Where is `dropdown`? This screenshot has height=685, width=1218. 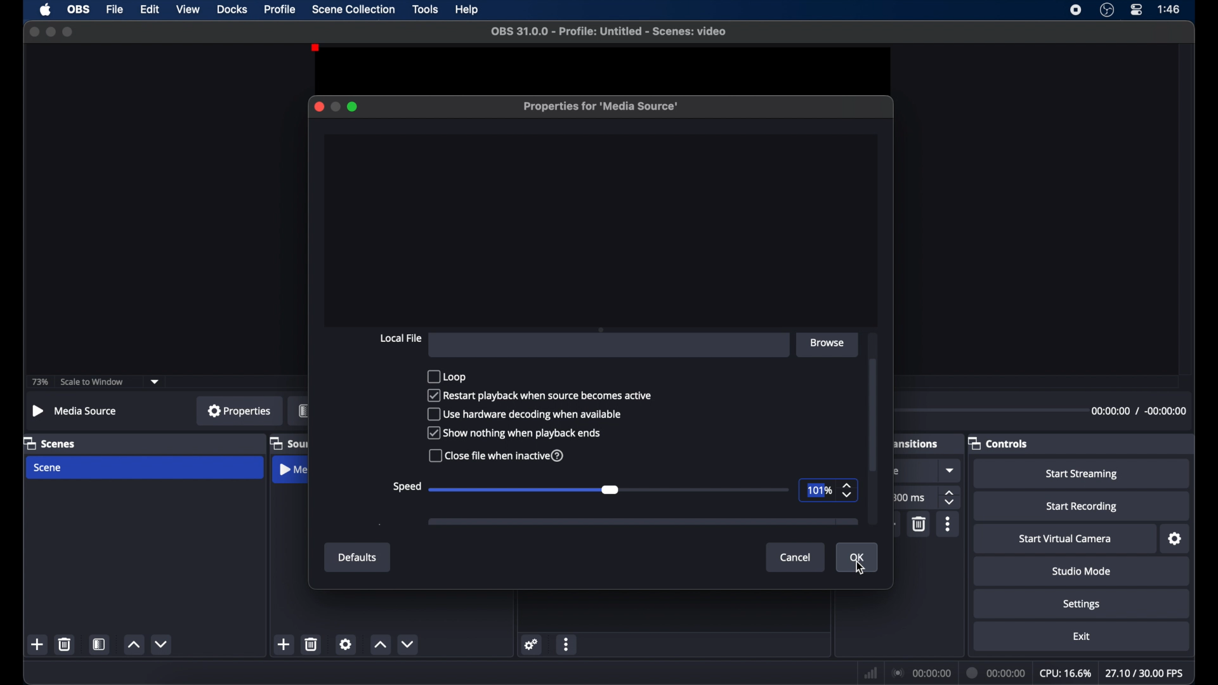 dropdown is located at coordinates (155, 382).